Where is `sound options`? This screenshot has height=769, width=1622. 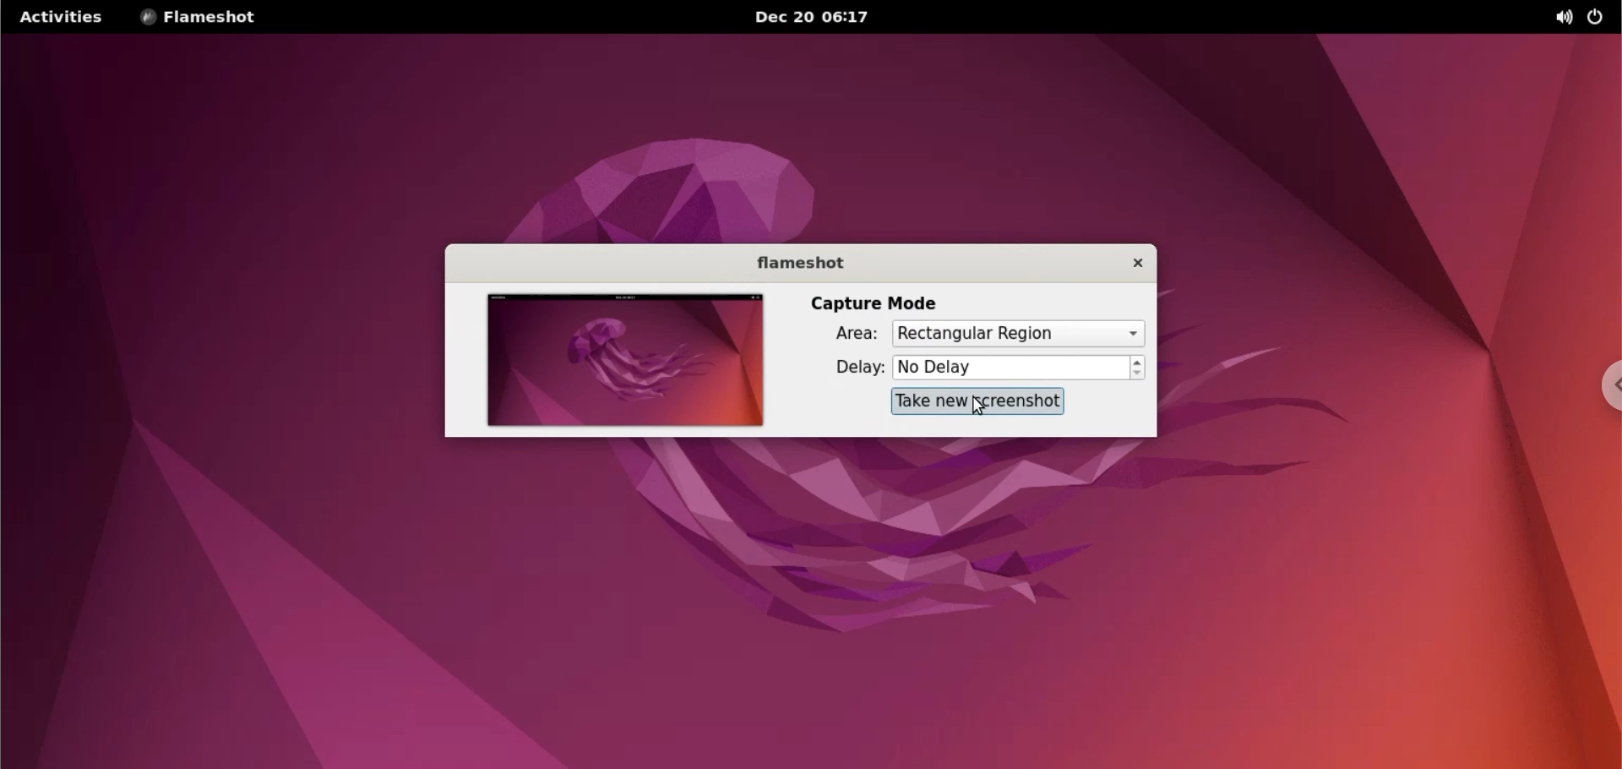
sound options is located at coordinates (1559, 17).